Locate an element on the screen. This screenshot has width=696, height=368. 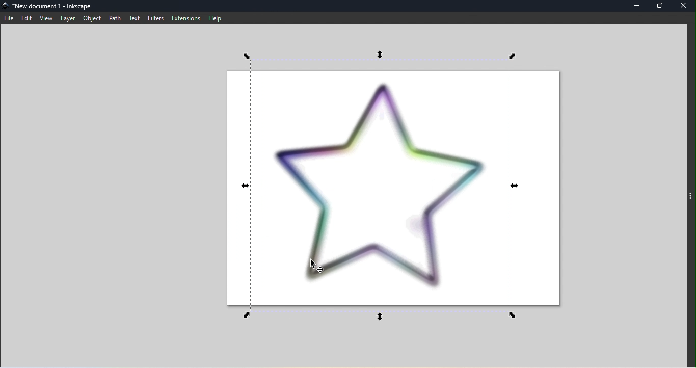
Help is located at coordinates (216, 18).